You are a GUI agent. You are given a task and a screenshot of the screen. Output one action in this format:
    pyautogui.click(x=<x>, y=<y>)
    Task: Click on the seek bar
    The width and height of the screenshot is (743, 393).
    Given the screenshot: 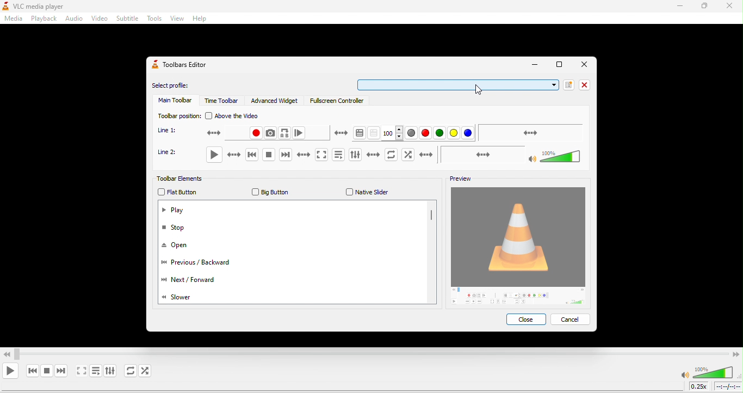 What is the action you would take?
    pyautogui.click(x=532, y=133)
    